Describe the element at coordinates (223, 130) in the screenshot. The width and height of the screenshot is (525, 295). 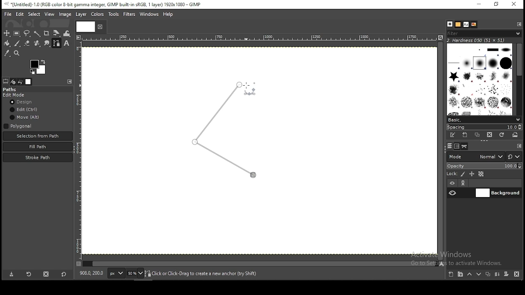
I see `active path` at that location.